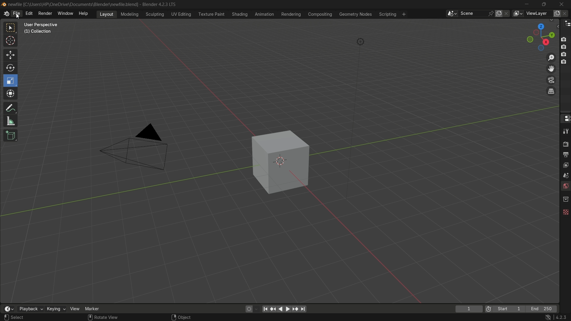 The width and height of the screenshot is (571, 321). Describe the element at coordinates (551, 79) in the screenshot. I see `toggle camera view layer` at that location.